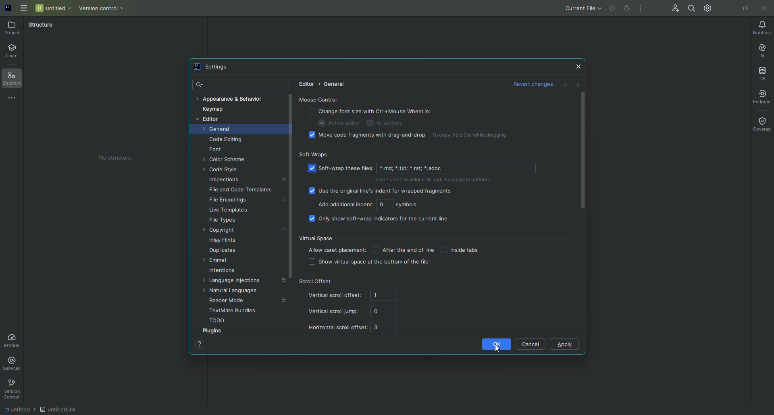  Describe the element at coordinates (674, 8) in the screenshot. I see `Code With Me` at that location.